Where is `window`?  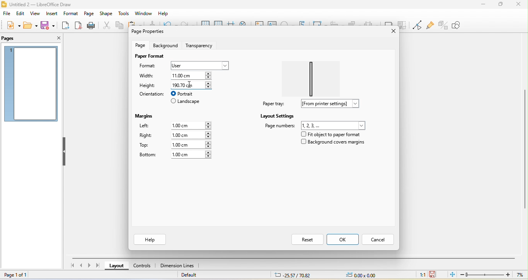
window is located at coordinates (143, 14).